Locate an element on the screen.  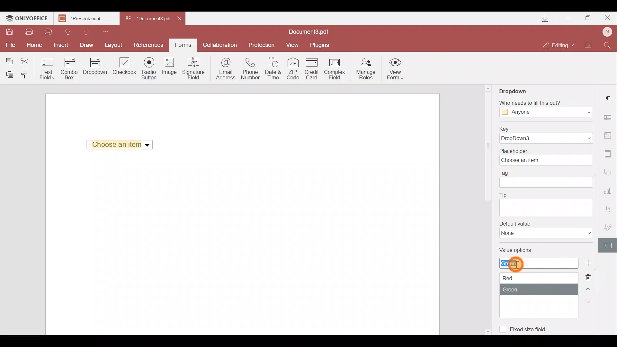
Signature settings is located at coordinates (607, 225).